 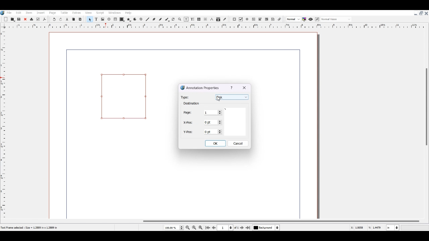 I want to click on Edit in preview mode, so click(x=317, y=19).